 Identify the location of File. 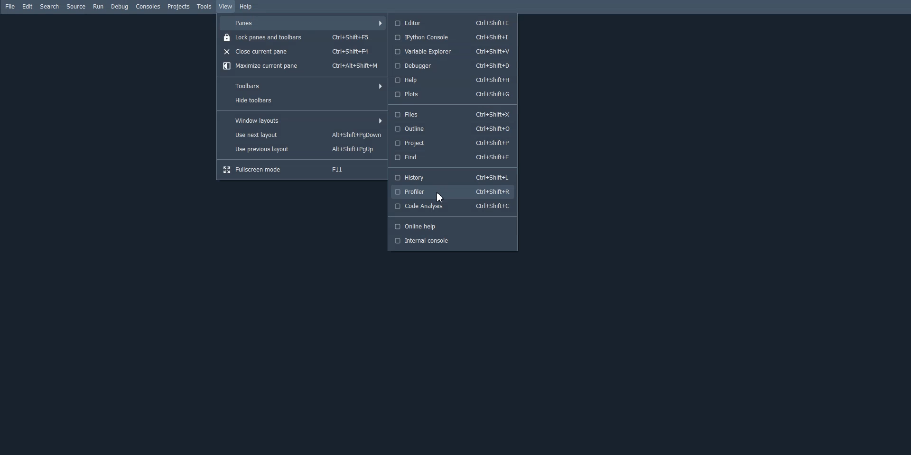
(10, 7).